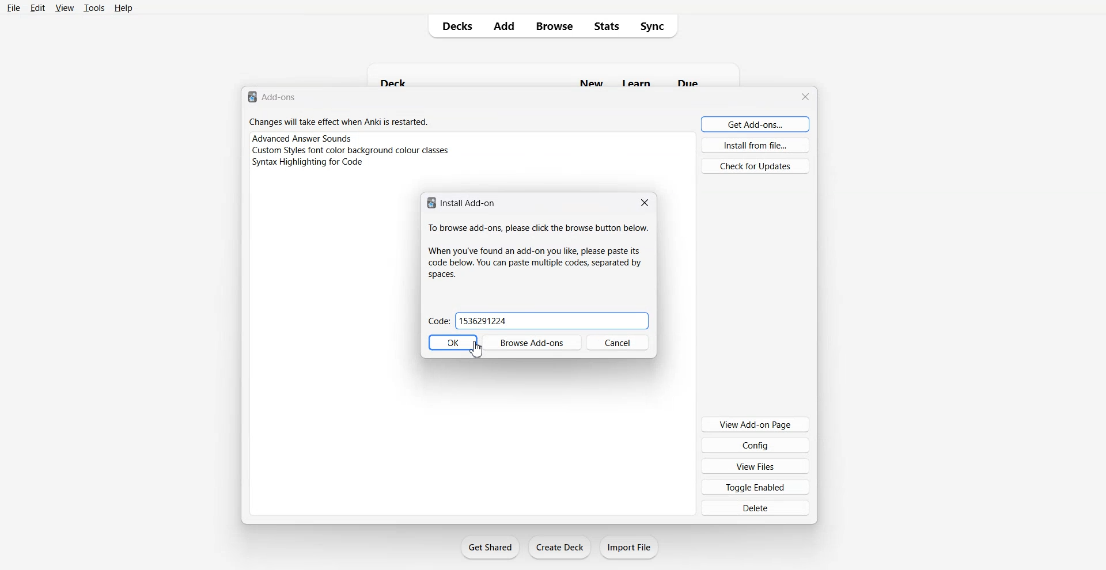 The width and height of the screenshot is (1106, 570). I want to click on View, so click(63, 7).